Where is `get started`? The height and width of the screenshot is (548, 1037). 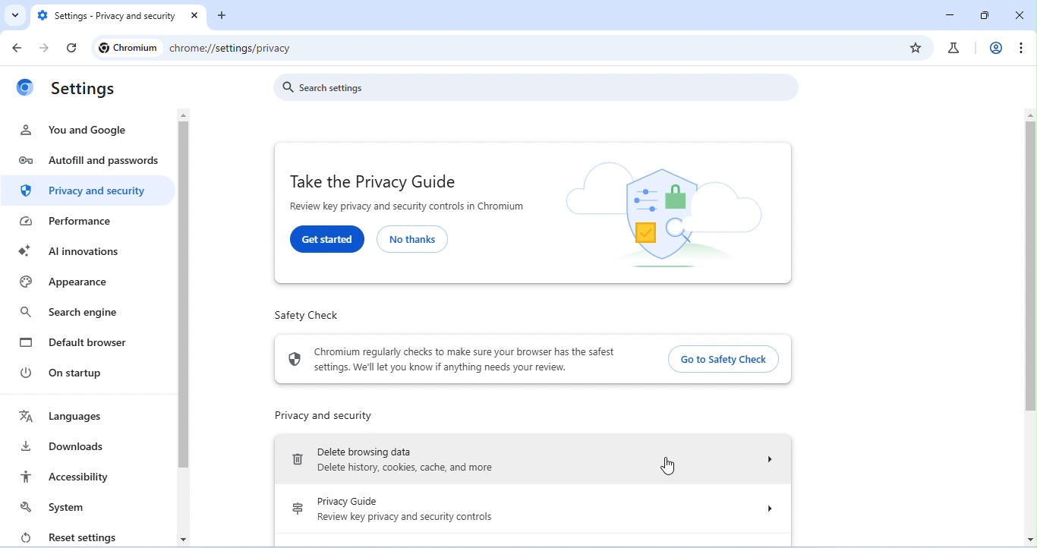 get started is located at coordinates (328, 239).